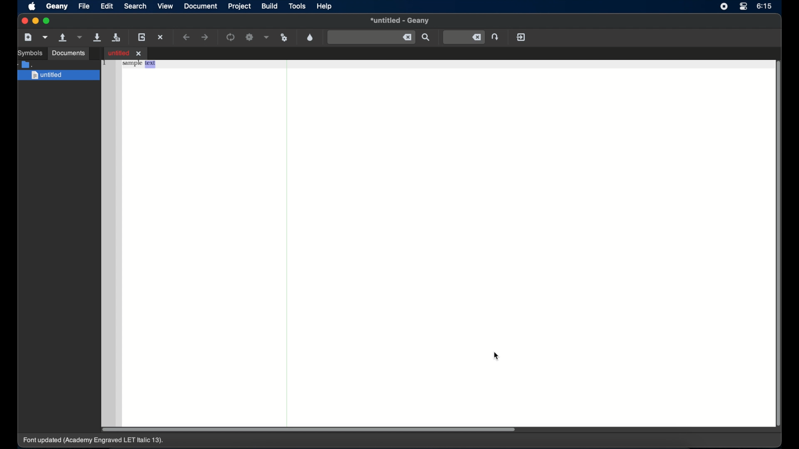  Describe the element at coordinates (239, 6) in the screenshot. I see `project` at that location.